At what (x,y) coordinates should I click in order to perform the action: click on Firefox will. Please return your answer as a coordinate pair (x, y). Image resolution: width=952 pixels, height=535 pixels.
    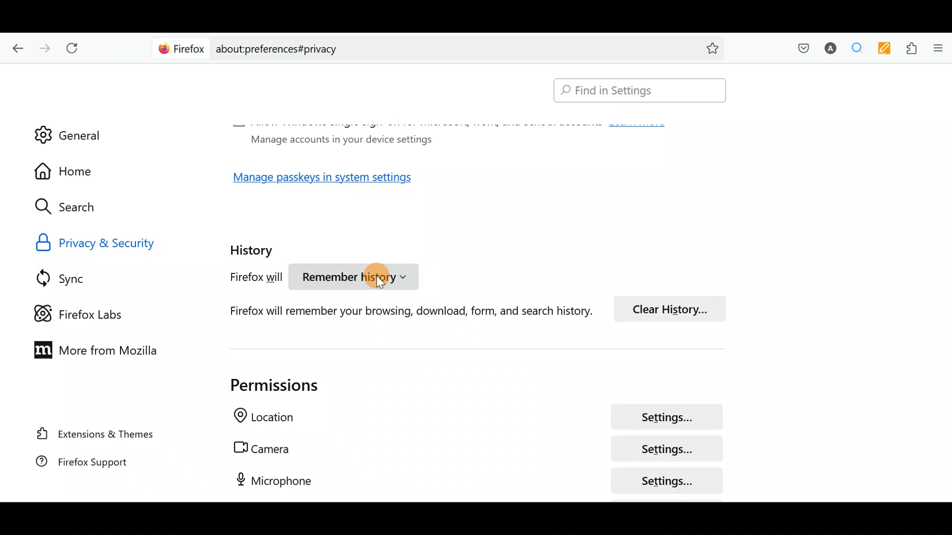
    Looking at the image, I should click on (246, 279).